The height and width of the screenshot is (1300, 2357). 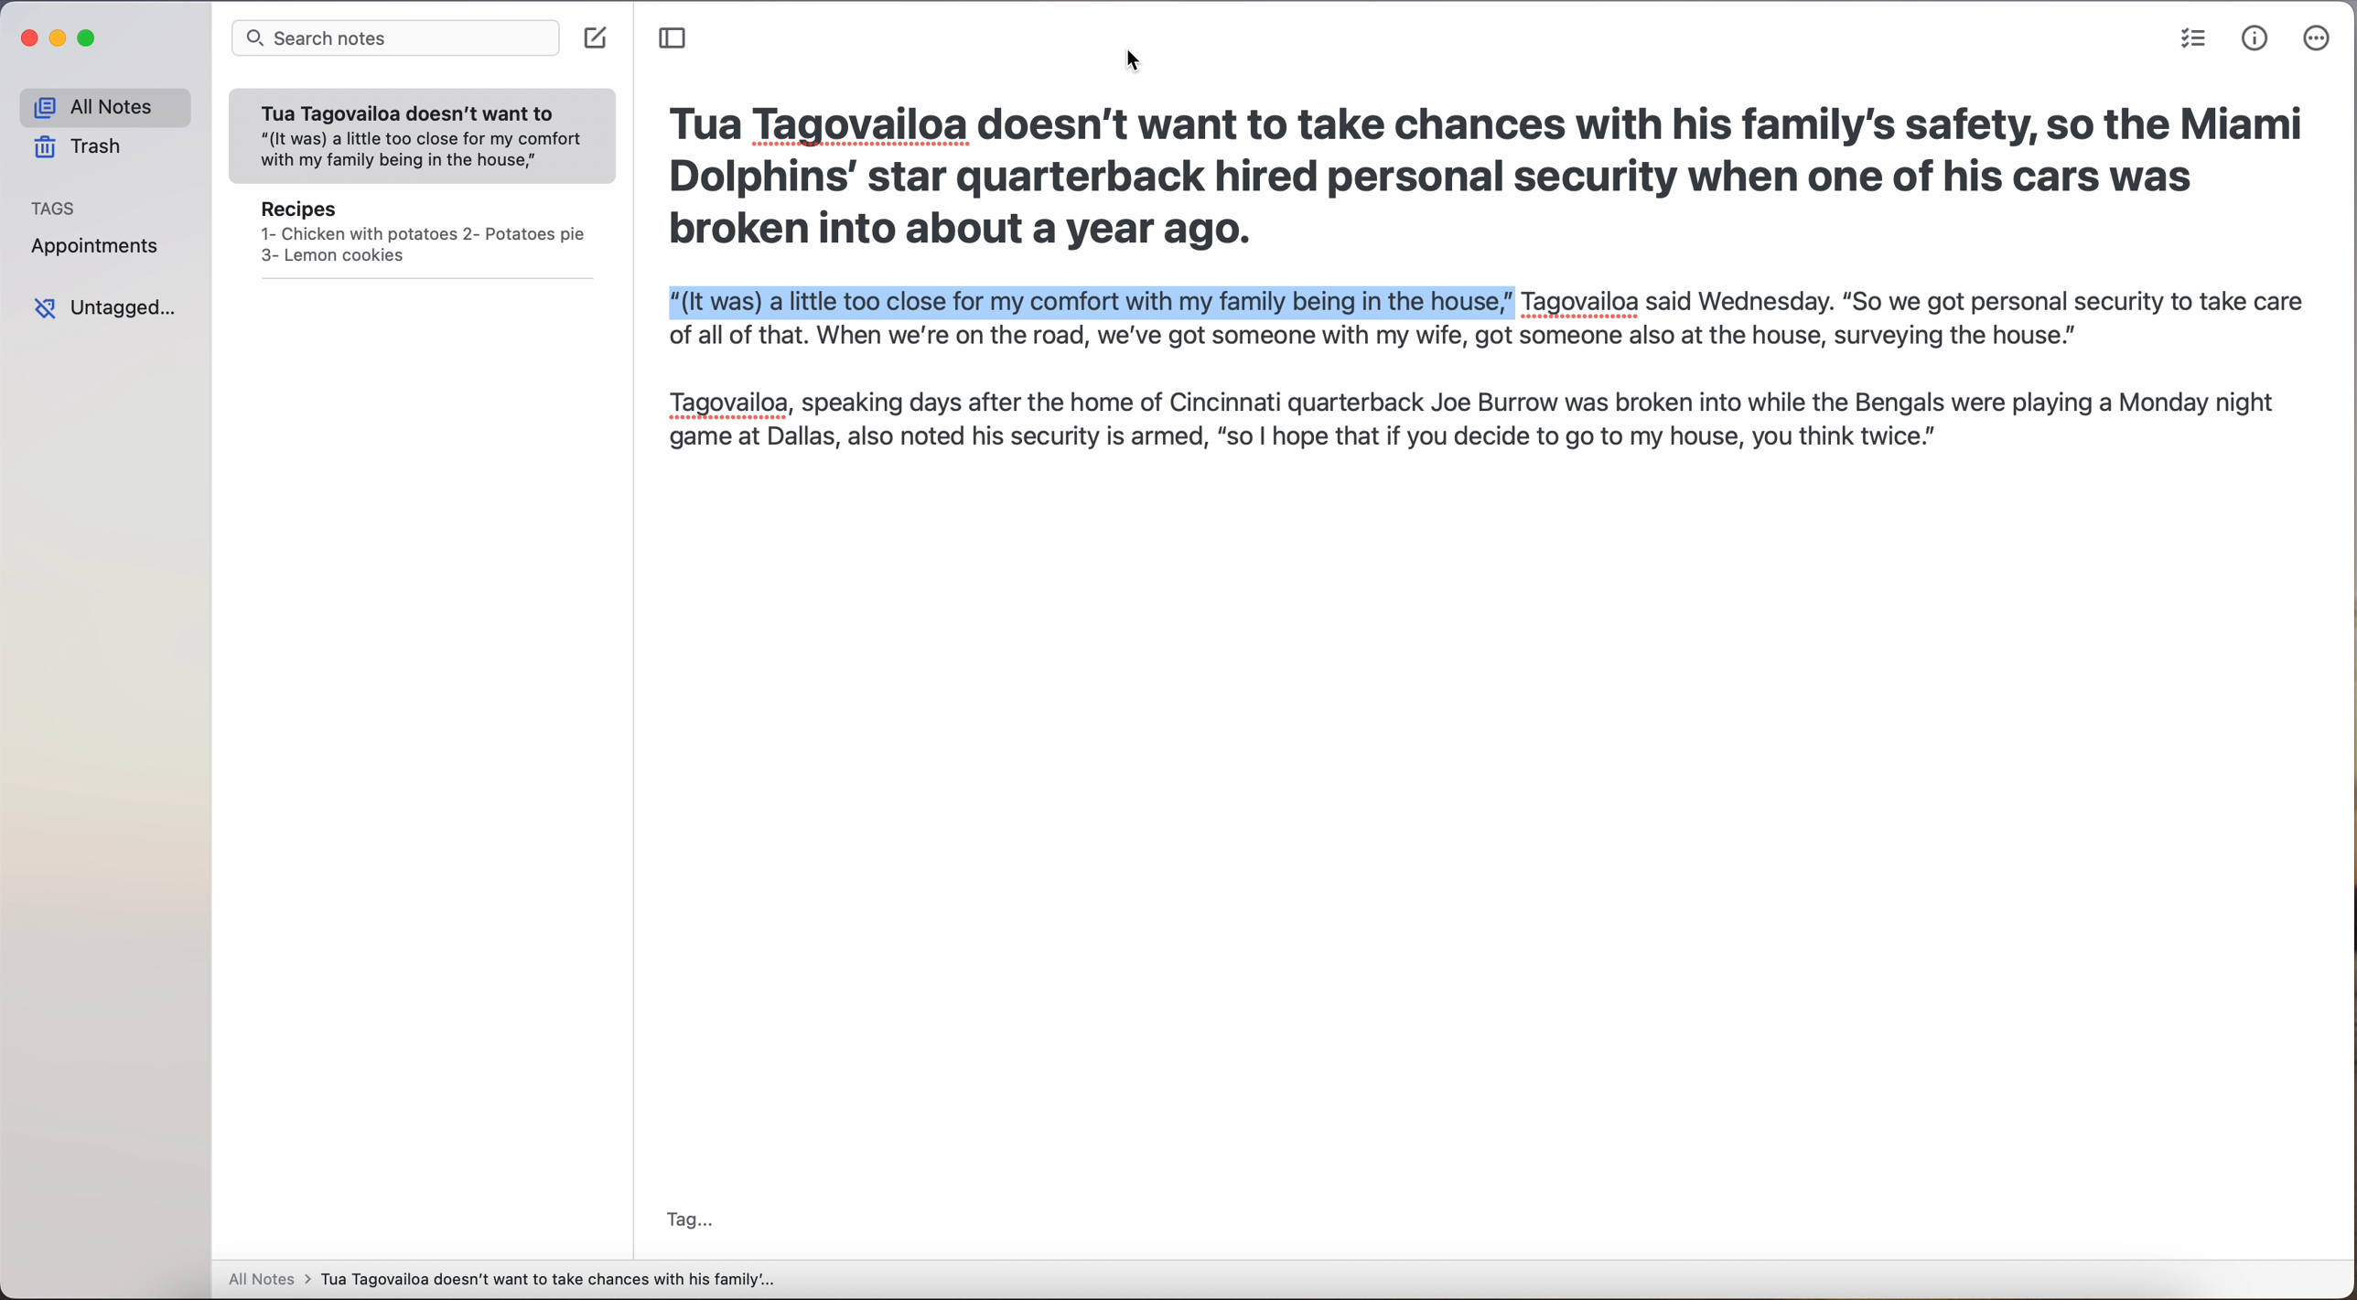 I want to click on tags, so click(x=54, y=207).